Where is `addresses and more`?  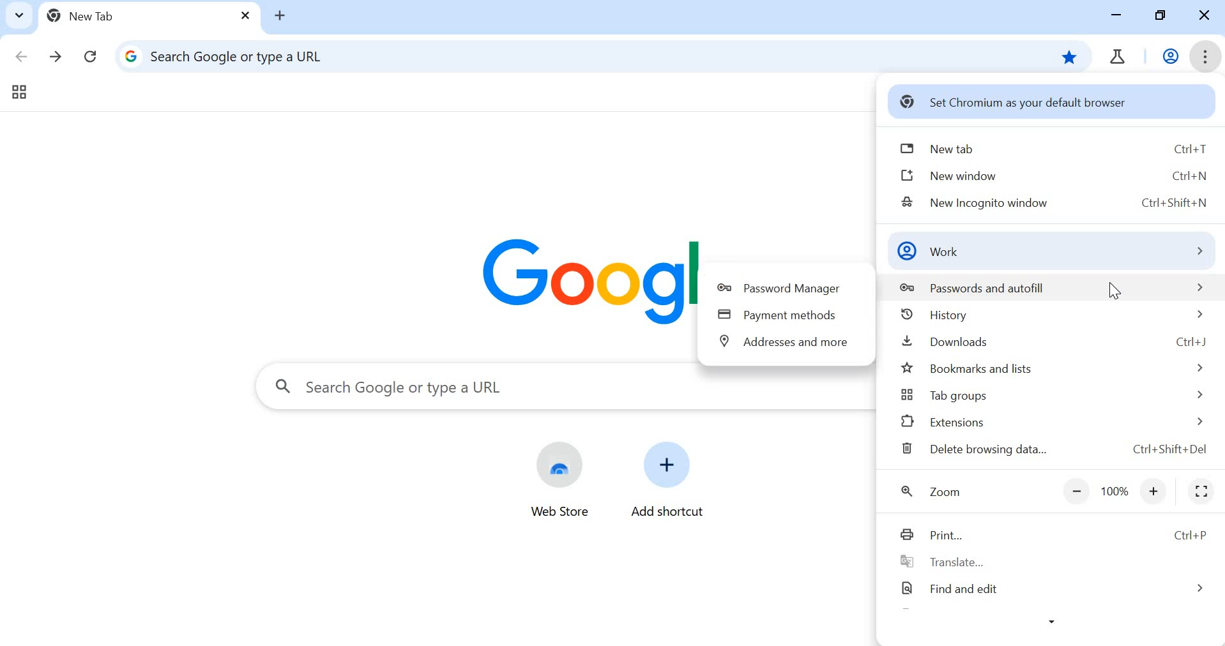 addresses and more is located at coordinates (785, 344).